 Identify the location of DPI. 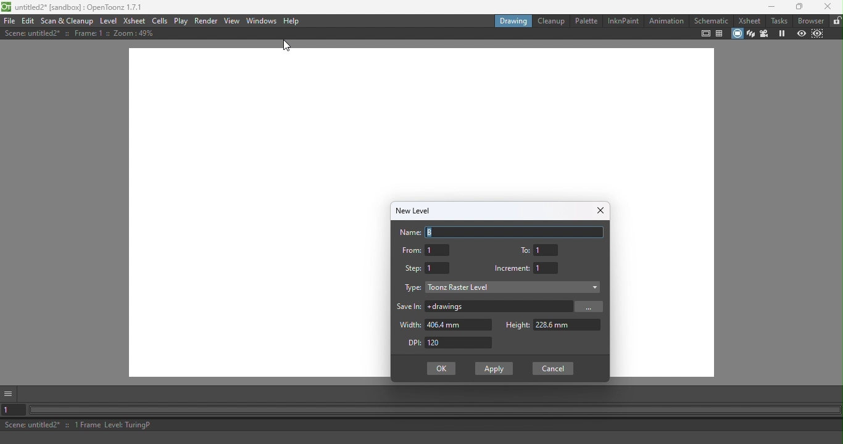
(412, 342).